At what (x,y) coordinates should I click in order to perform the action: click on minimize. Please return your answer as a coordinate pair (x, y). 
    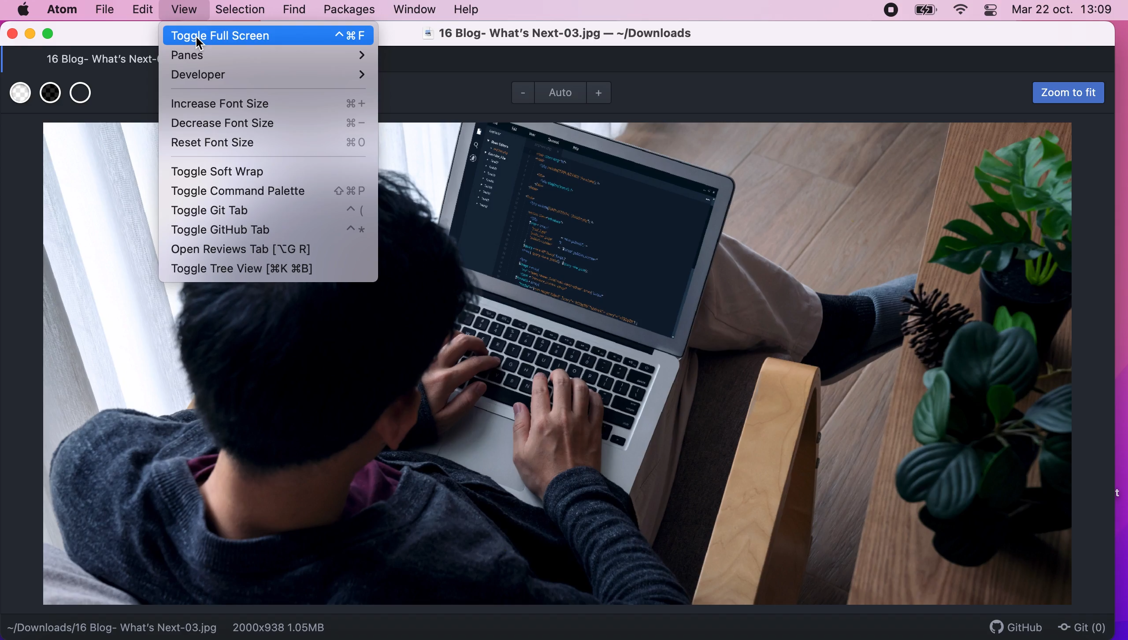
    Looking at the image, I should click on (30, 33).